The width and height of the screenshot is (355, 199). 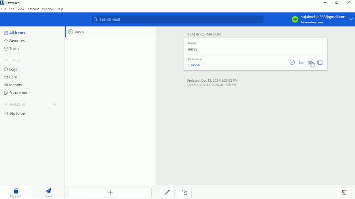 I want to click on Edit, so click(x=12, y=9).